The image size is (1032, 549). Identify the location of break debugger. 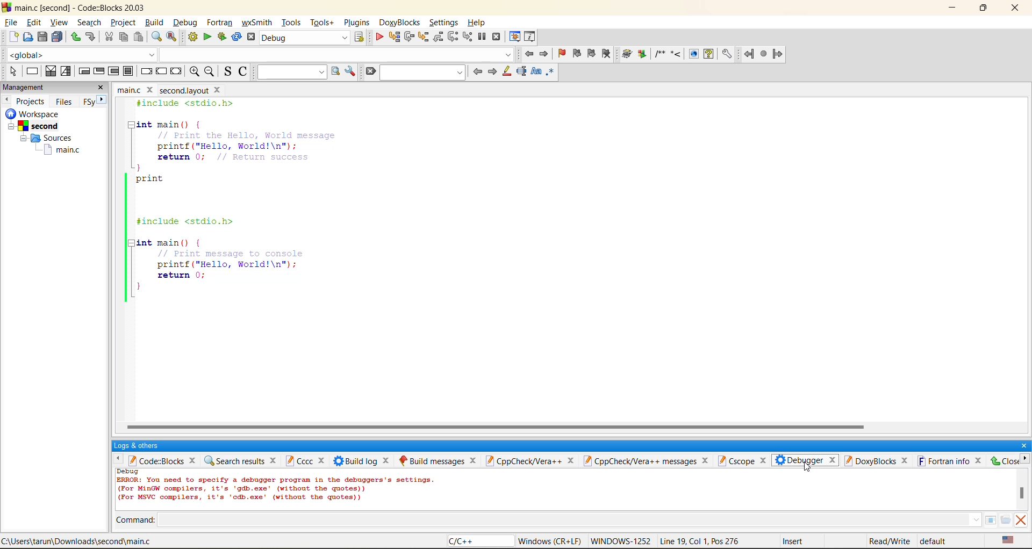
(483, 36).